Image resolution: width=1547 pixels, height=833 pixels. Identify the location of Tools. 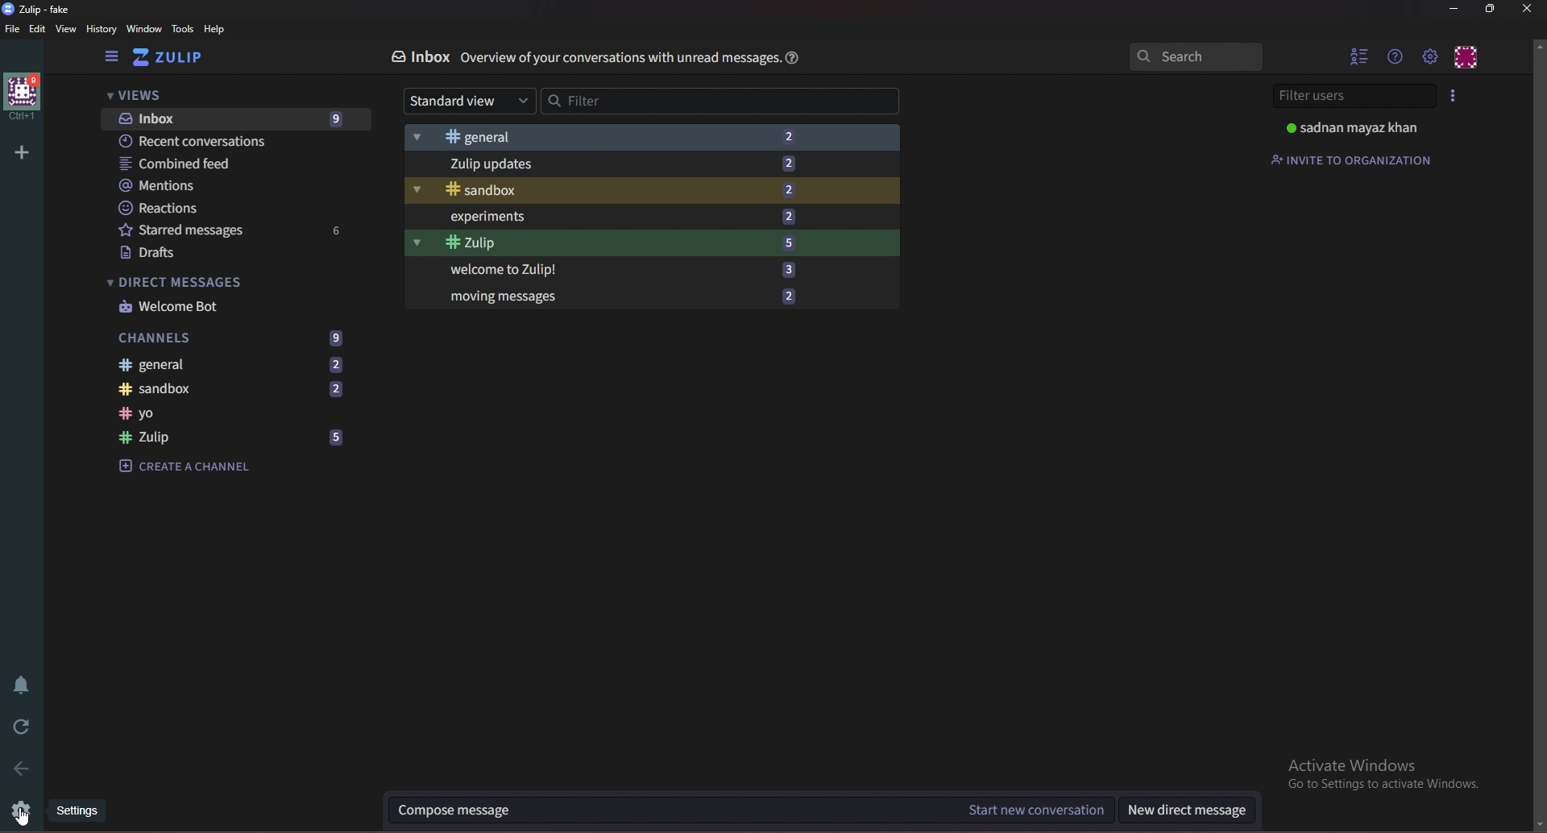
(183, 30).